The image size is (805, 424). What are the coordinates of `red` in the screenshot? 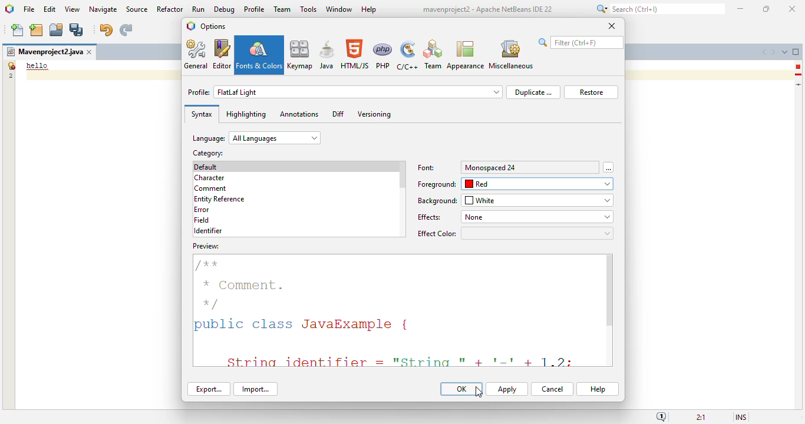 It's located at (539, 184).